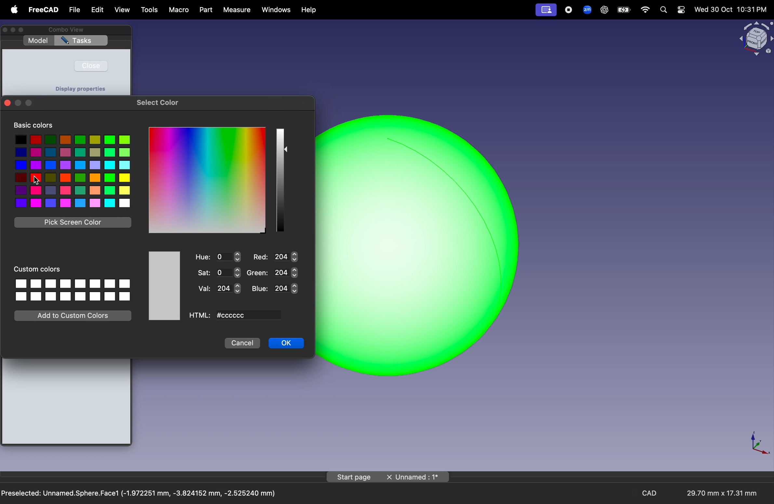 The height and width of the screenshot is (504, 774). Describe the element at coordinates (200, 316) in the screenshot. I see `html` at that location.